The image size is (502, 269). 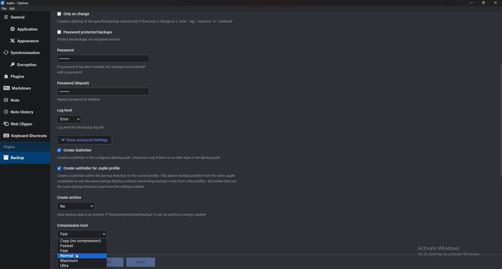 I want to click on Log level, so click(x=66, y=109).